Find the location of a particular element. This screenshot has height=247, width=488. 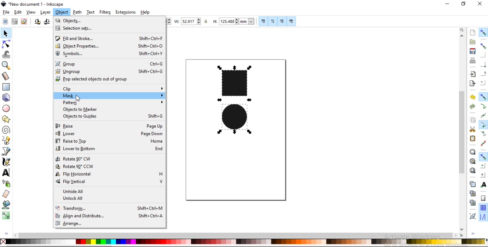

lower is located at coordinates (109, 134).